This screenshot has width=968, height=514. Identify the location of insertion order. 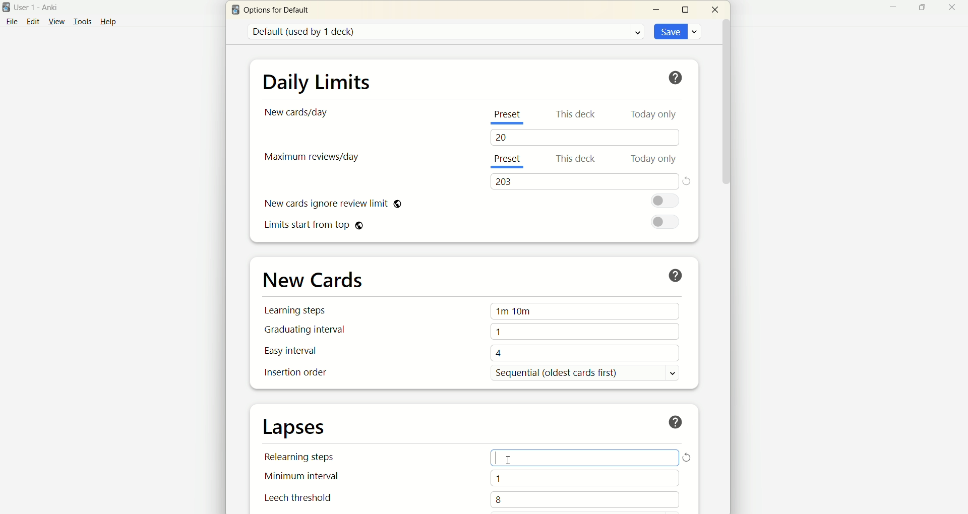
(294, 373).